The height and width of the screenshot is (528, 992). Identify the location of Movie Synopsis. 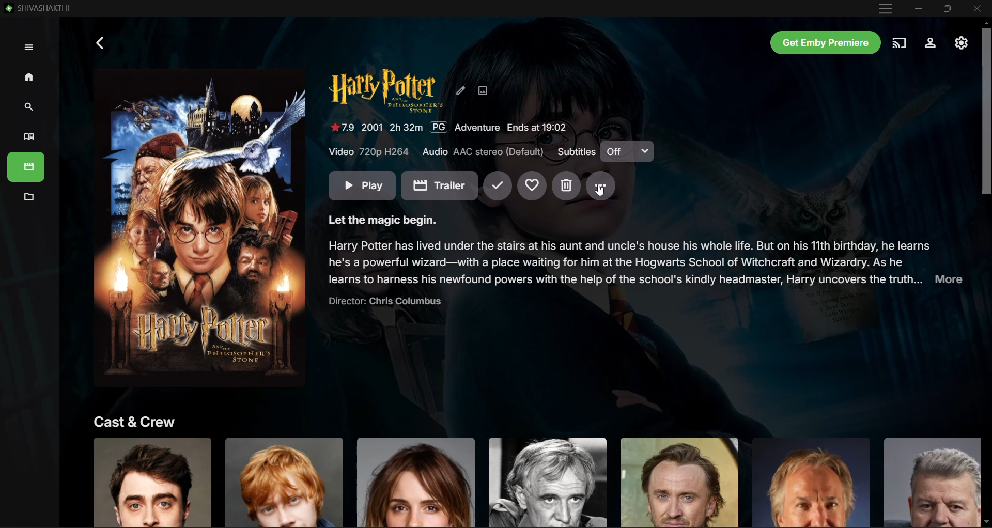
(646, 261).